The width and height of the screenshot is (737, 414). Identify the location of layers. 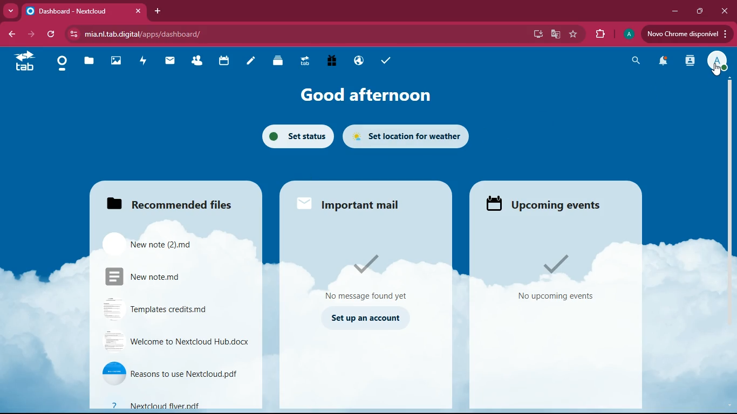
(275, 62).